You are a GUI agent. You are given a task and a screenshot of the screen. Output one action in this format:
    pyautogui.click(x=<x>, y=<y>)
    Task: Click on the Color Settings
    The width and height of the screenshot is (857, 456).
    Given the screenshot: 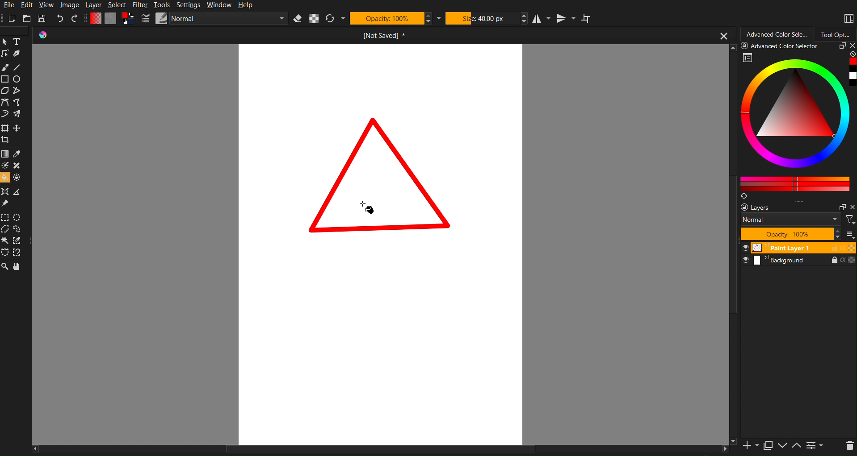 What is the action you would take?
    pyautogui.click(x=110, y=18)
    